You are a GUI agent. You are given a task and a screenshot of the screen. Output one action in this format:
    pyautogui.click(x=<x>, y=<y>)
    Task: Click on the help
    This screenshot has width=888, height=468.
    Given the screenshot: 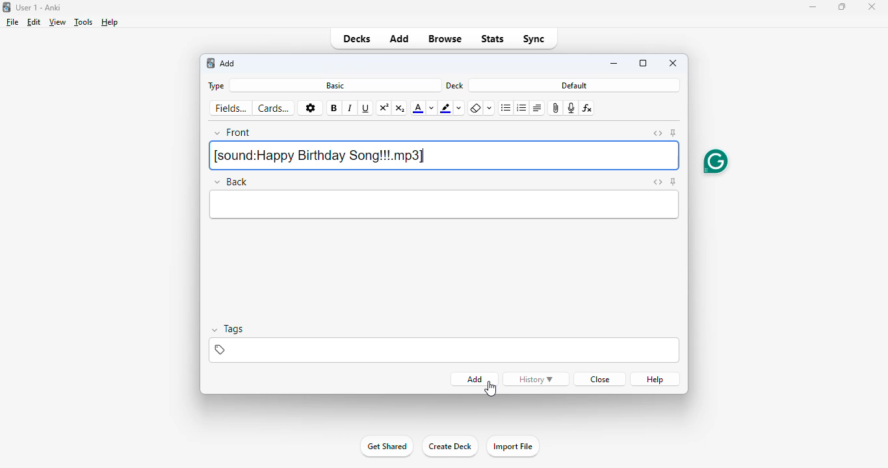 What is the action you would take?
    pyautogui.click(x=110, y=22)
    